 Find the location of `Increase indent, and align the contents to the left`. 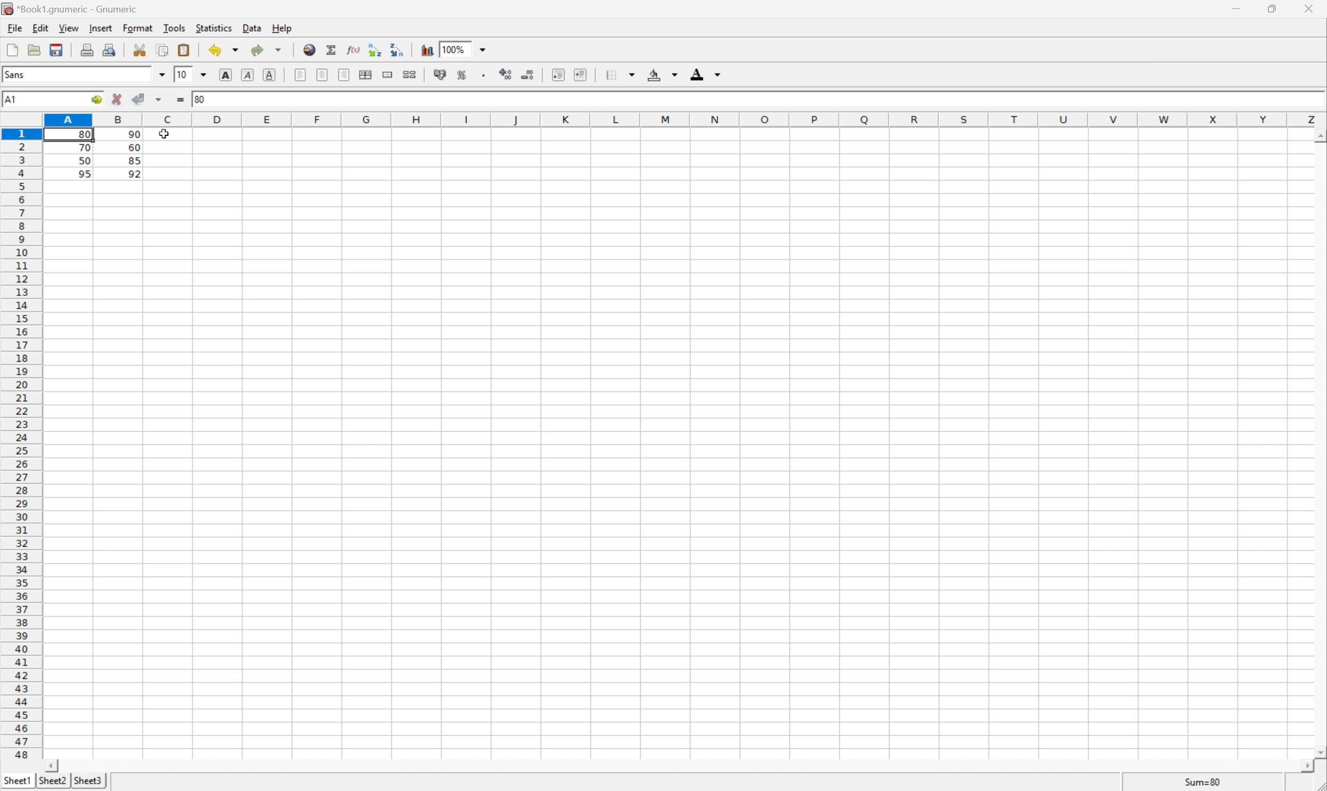

Increase indent, and align the contents to the left is located at coordinates (583, 74).